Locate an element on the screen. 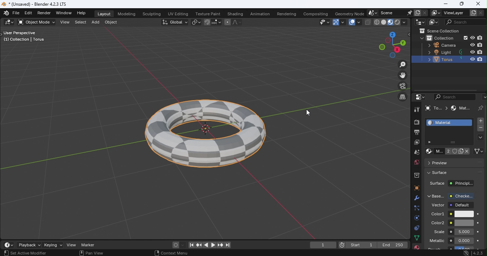  Context menu is located at coordinates (171, 253).